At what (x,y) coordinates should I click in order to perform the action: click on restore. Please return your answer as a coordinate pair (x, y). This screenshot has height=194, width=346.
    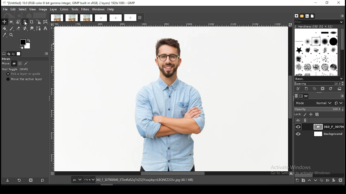
    Looking at the image, I should click on (328, 3).